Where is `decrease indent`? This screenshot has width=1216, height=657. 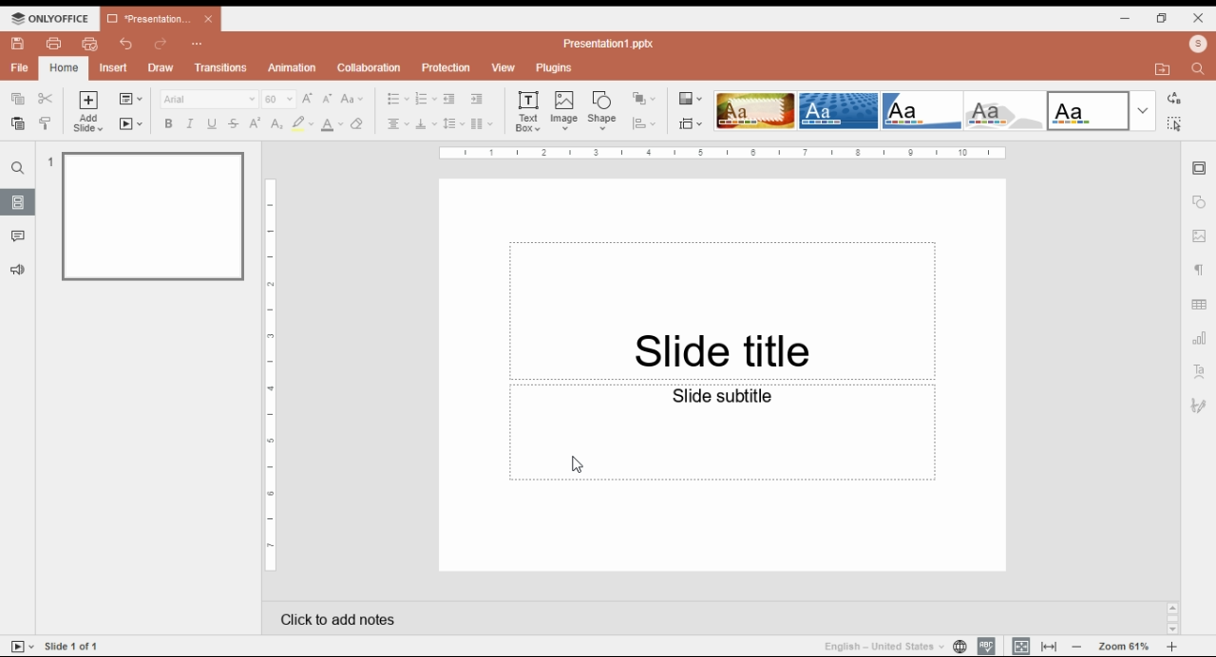 decrease indent is located at coordinates (448, 100).